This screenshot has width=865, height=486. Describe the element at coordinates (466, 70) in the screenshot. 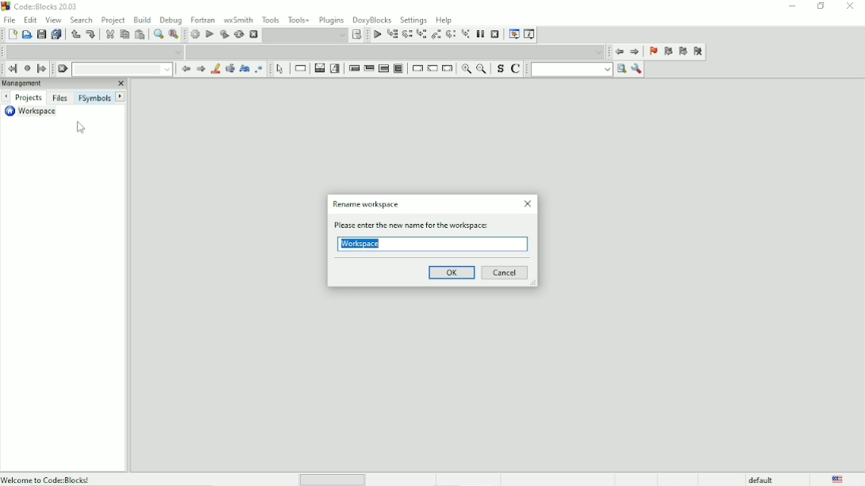

I see `Zoom in` at that location.